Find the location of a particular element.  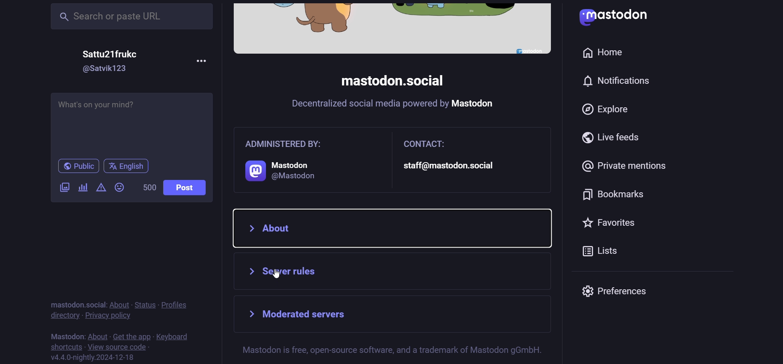

instruction is located at coordinates (401, 106).